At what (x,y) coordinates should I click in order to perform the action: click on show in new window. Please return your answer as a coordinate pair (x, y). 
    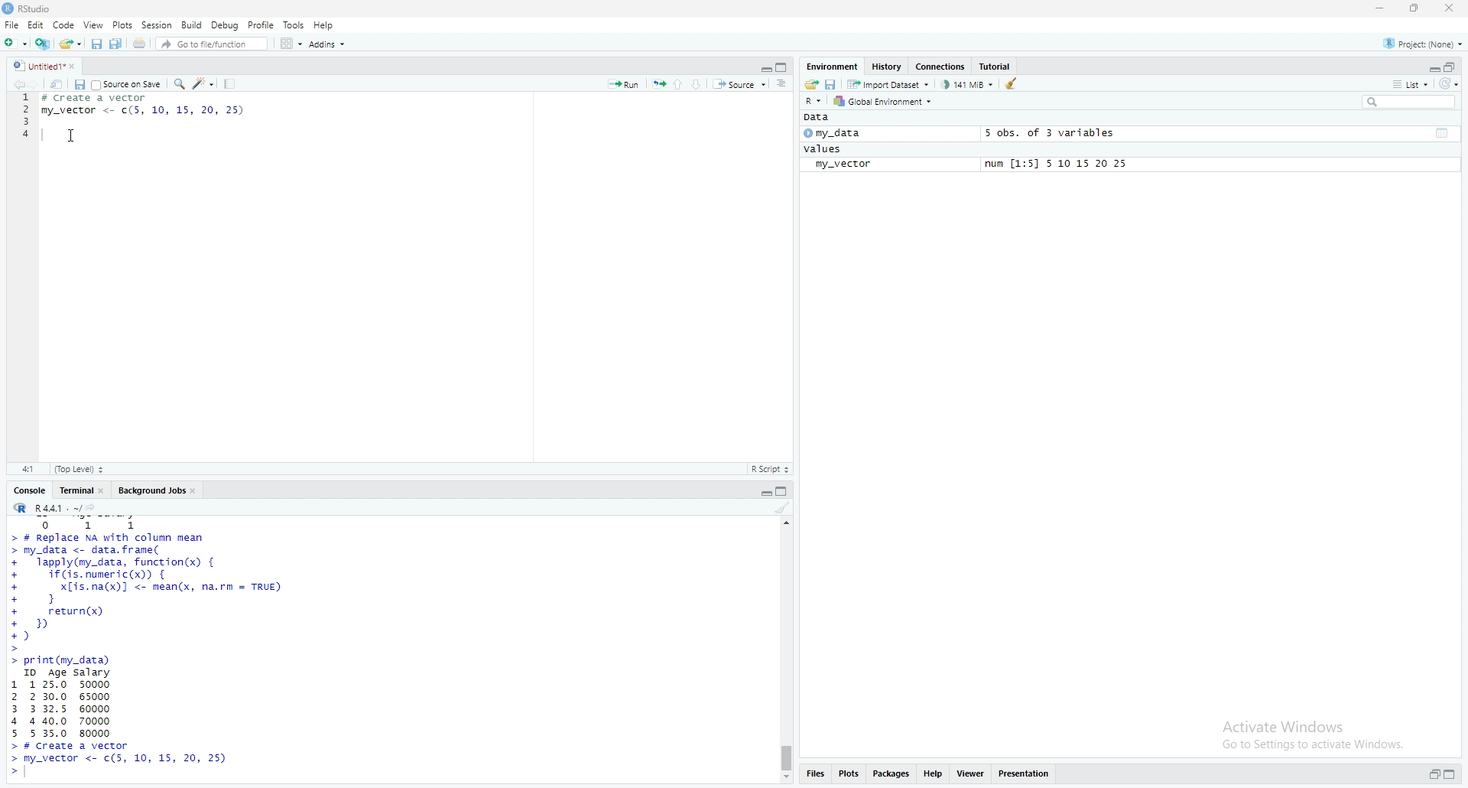
    Looking at the image, I should click on (57, 84).